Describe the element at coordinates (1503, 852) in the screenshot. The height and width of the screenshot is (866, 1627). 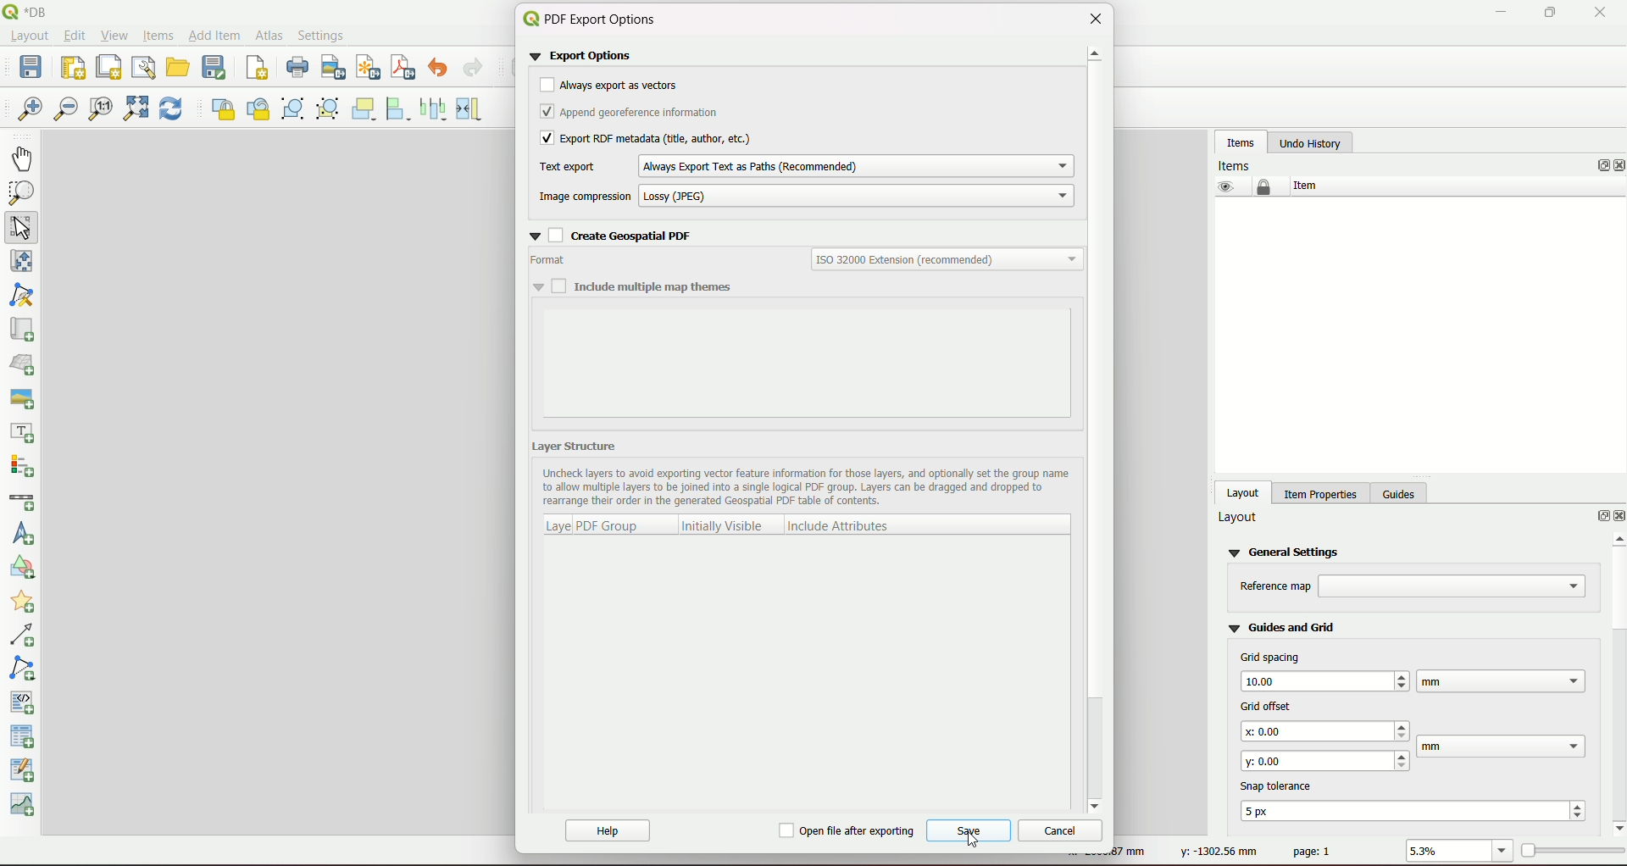
I see `zoom` at that location.